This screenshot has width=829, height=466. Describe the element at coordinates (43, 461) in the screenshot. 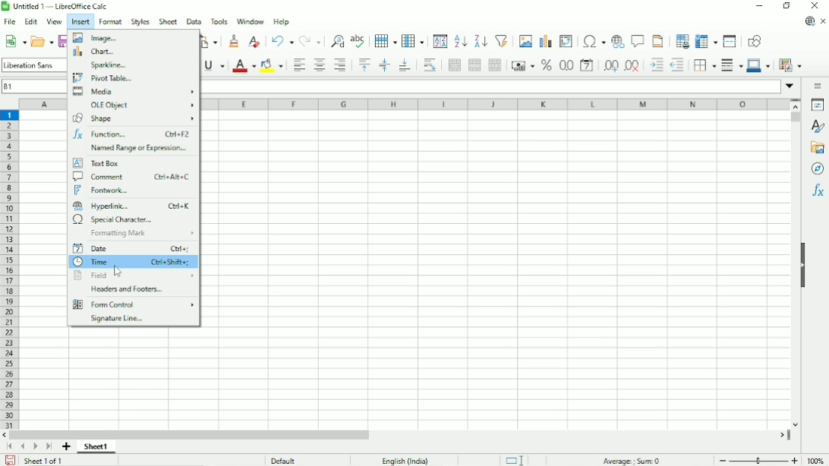

I see `Sheet 1 of 1` at that location.